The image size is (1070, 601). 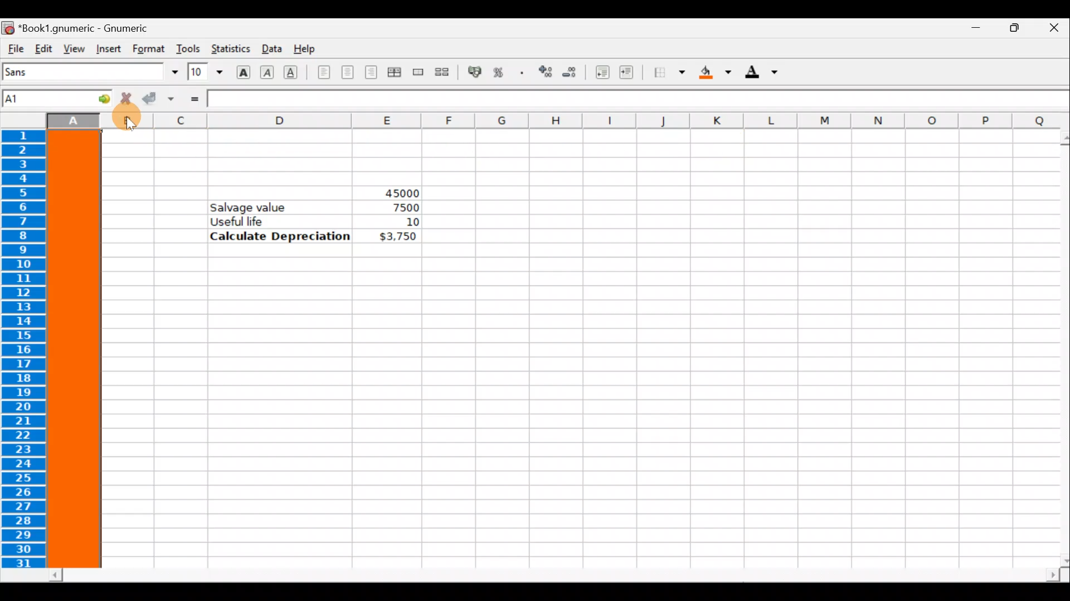 I want to click on Close, so click(x=1053, y=29).